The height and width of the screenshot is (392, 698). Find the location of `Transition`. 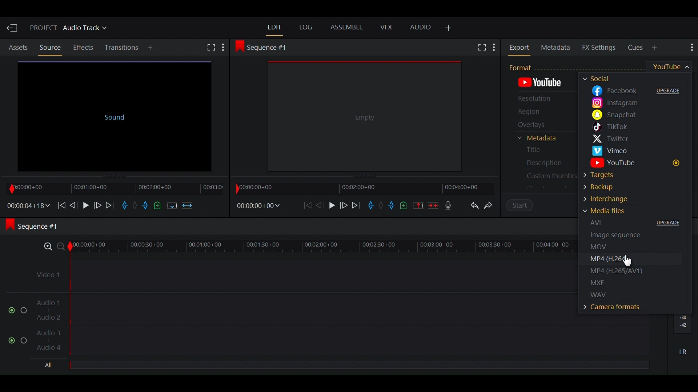

Transition is located at coordinates (123, 48).